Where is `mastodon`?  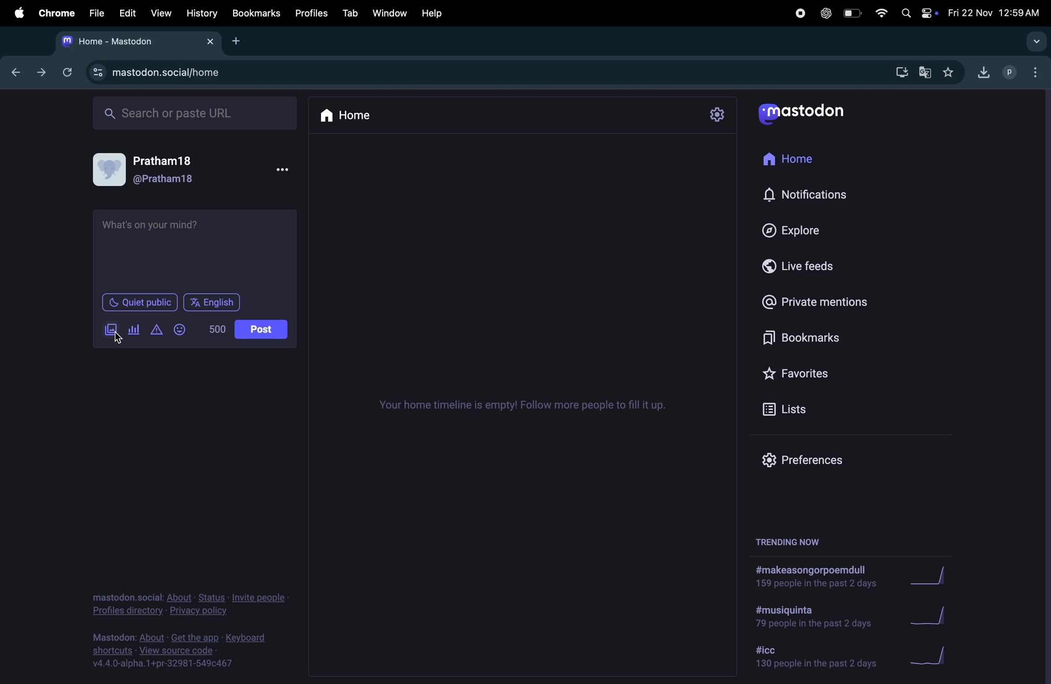 mastodon is located at coordinates (813, 114).